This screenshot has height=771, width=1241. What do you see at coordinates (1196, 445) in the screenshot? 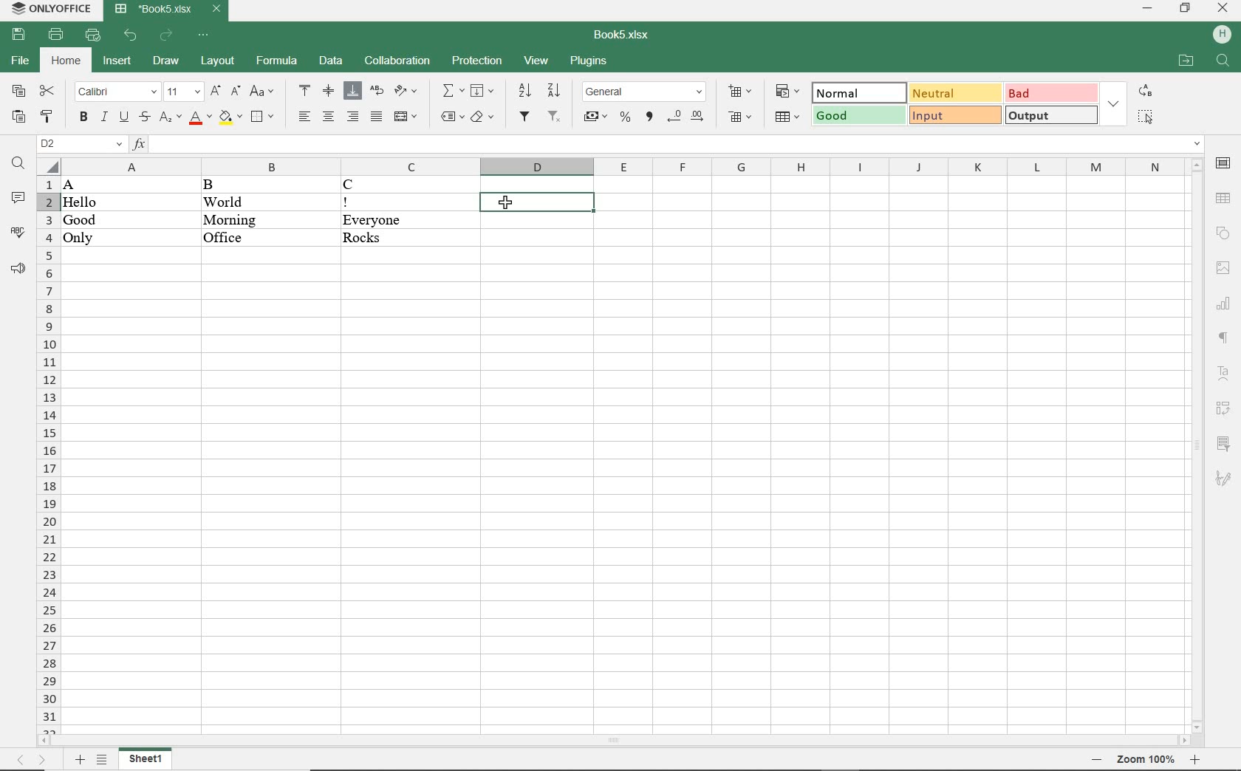
I see `SCROLLBAR` at bounding box center [1196, 445].